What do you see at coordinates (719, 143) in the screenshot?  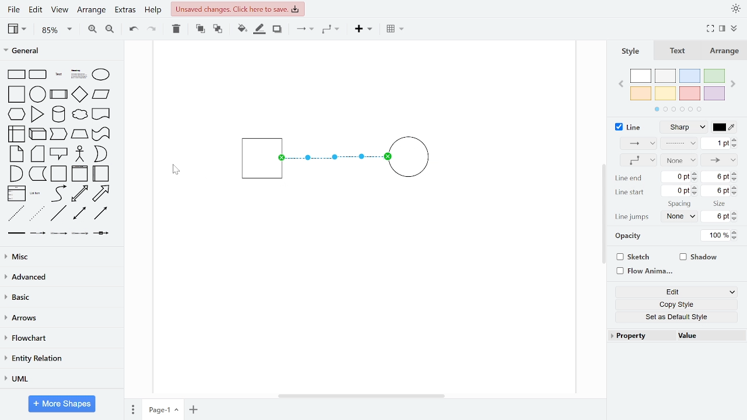 I see `change line width` at bounding box center [719, 143].